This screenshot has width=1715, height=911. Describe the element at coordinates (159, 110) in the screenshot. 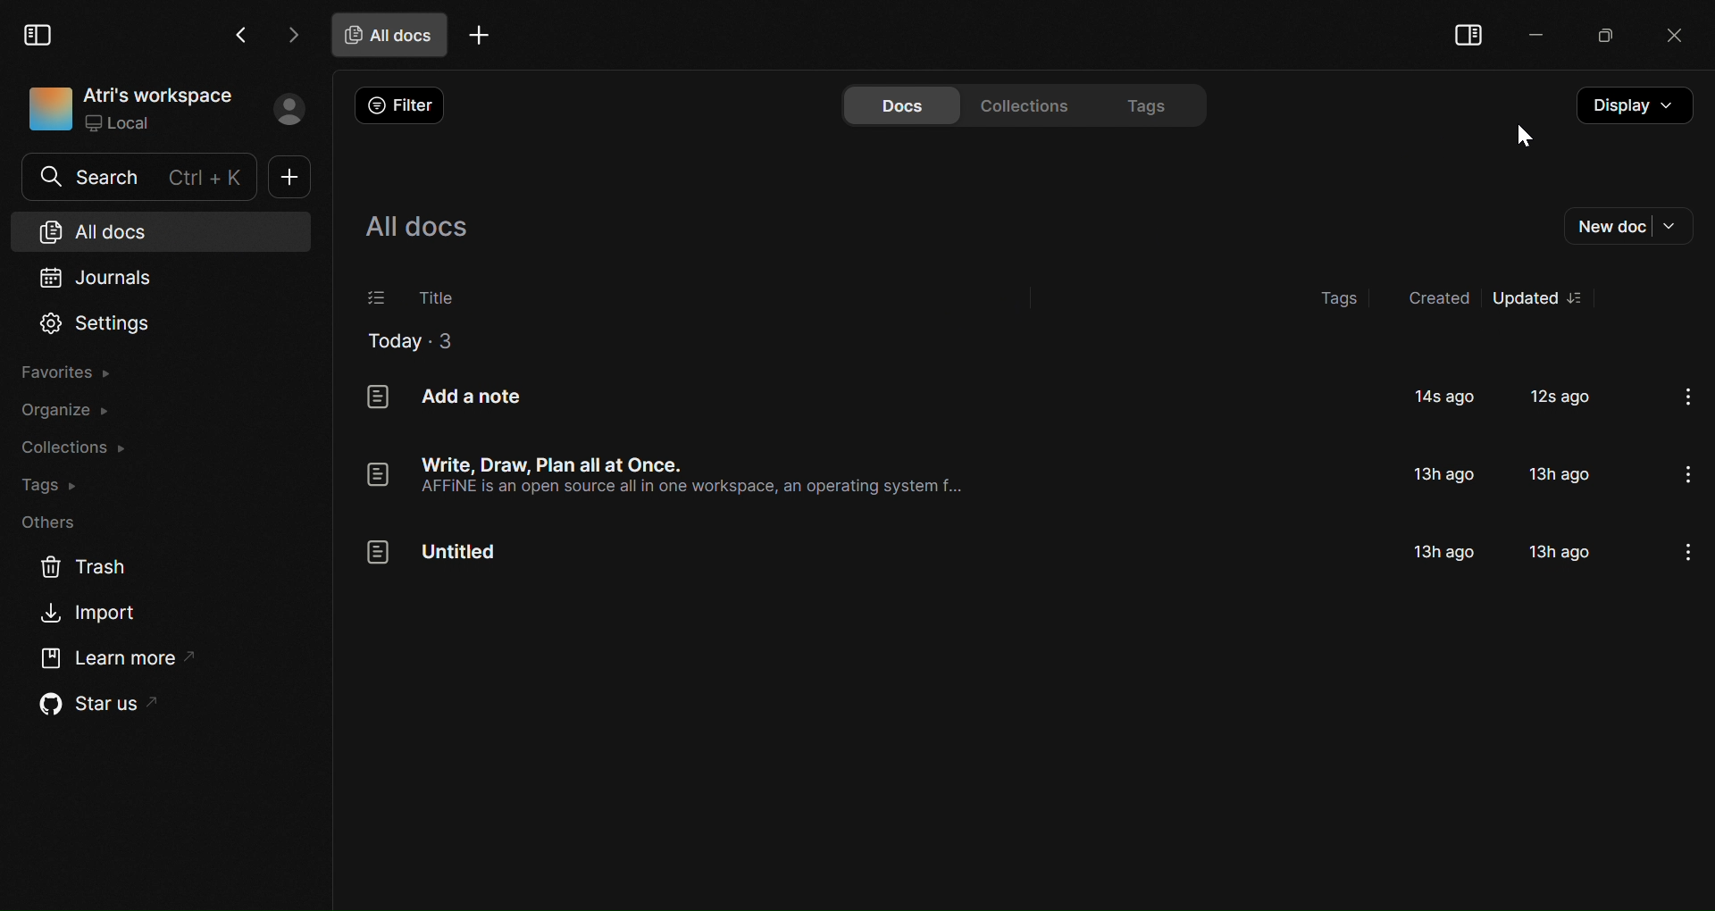

I see `Atri's workspace Local` at that location.